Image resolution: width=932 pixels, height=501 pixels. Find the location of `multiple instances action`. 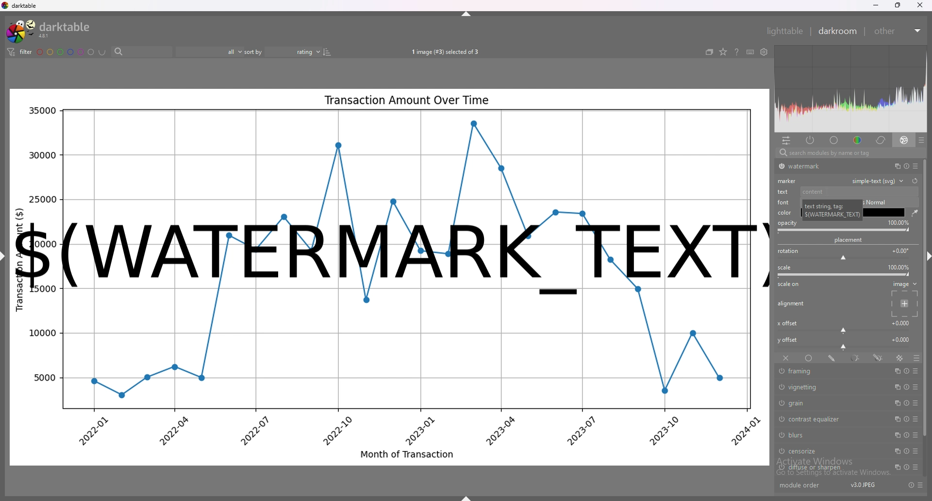

multiple instances action is located at coordinates (896, 387).